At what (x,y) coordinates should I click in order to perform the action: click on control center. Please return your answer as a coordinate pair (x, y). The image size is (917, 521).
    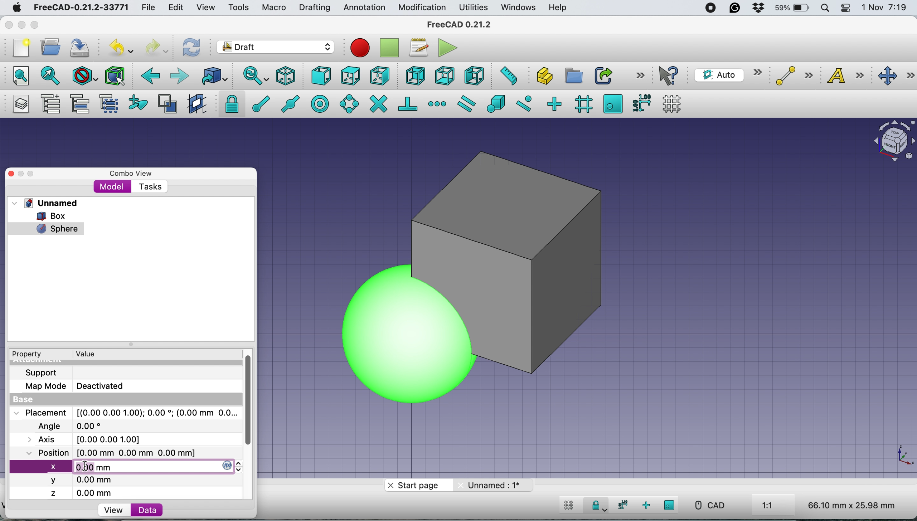
    Looking at the image, I should click on (846, 8).